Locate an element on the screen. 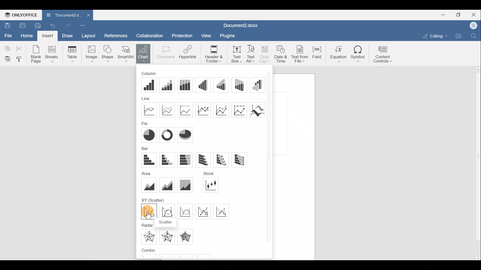 This screenshot has width=481, height=270. Area is located at coordinates (145, 173).